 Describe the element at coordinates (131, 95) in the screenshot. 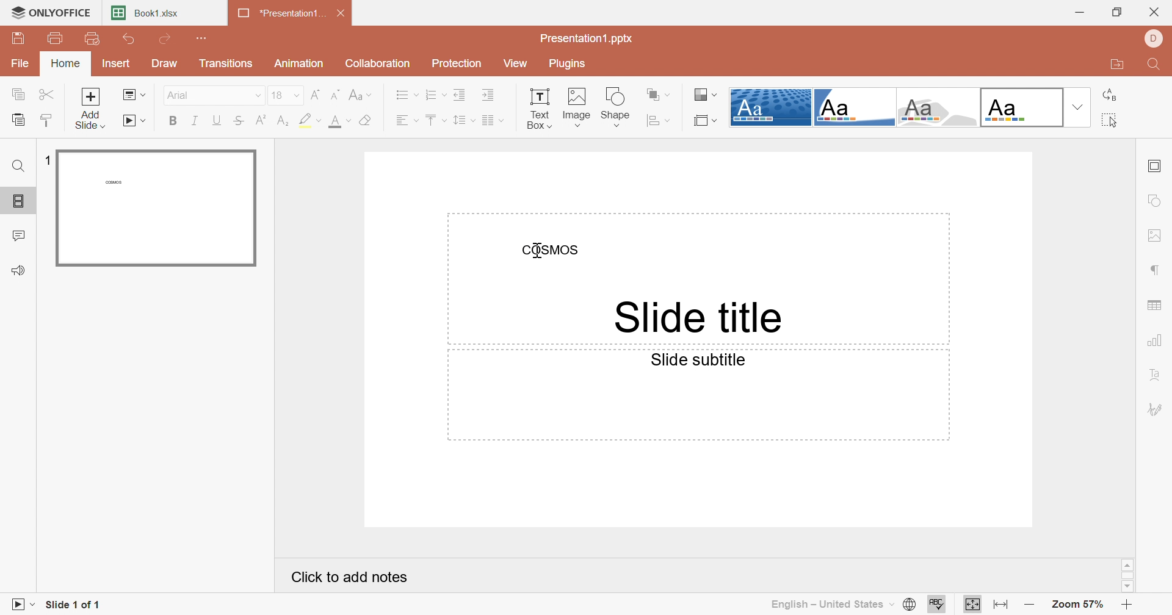

I see `Change slide layout` at that location.